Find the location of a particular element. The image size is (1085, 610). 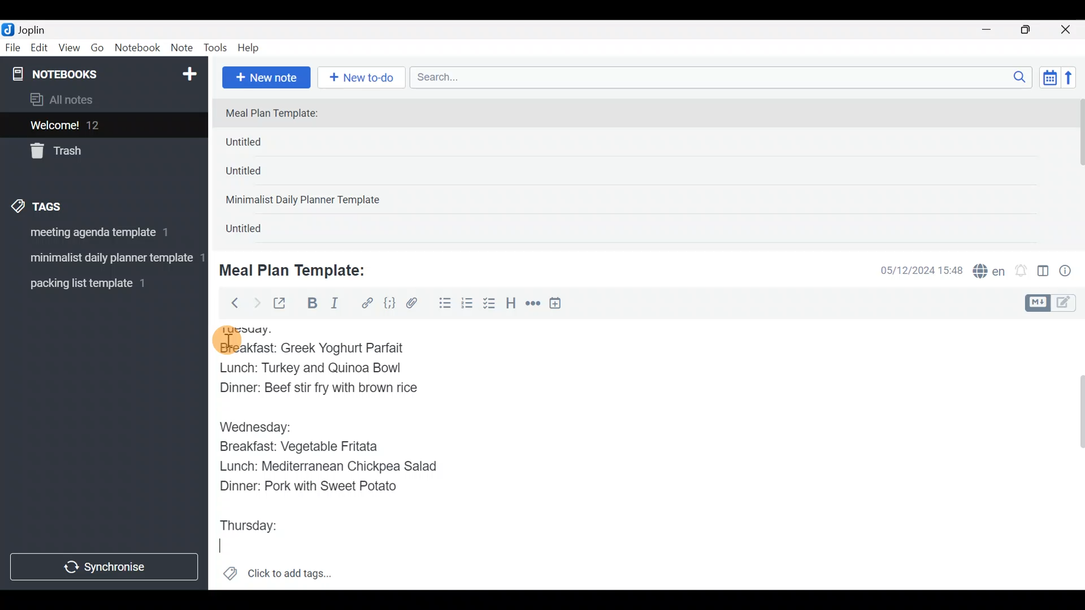

All notes is located at coordinates (101, 101).